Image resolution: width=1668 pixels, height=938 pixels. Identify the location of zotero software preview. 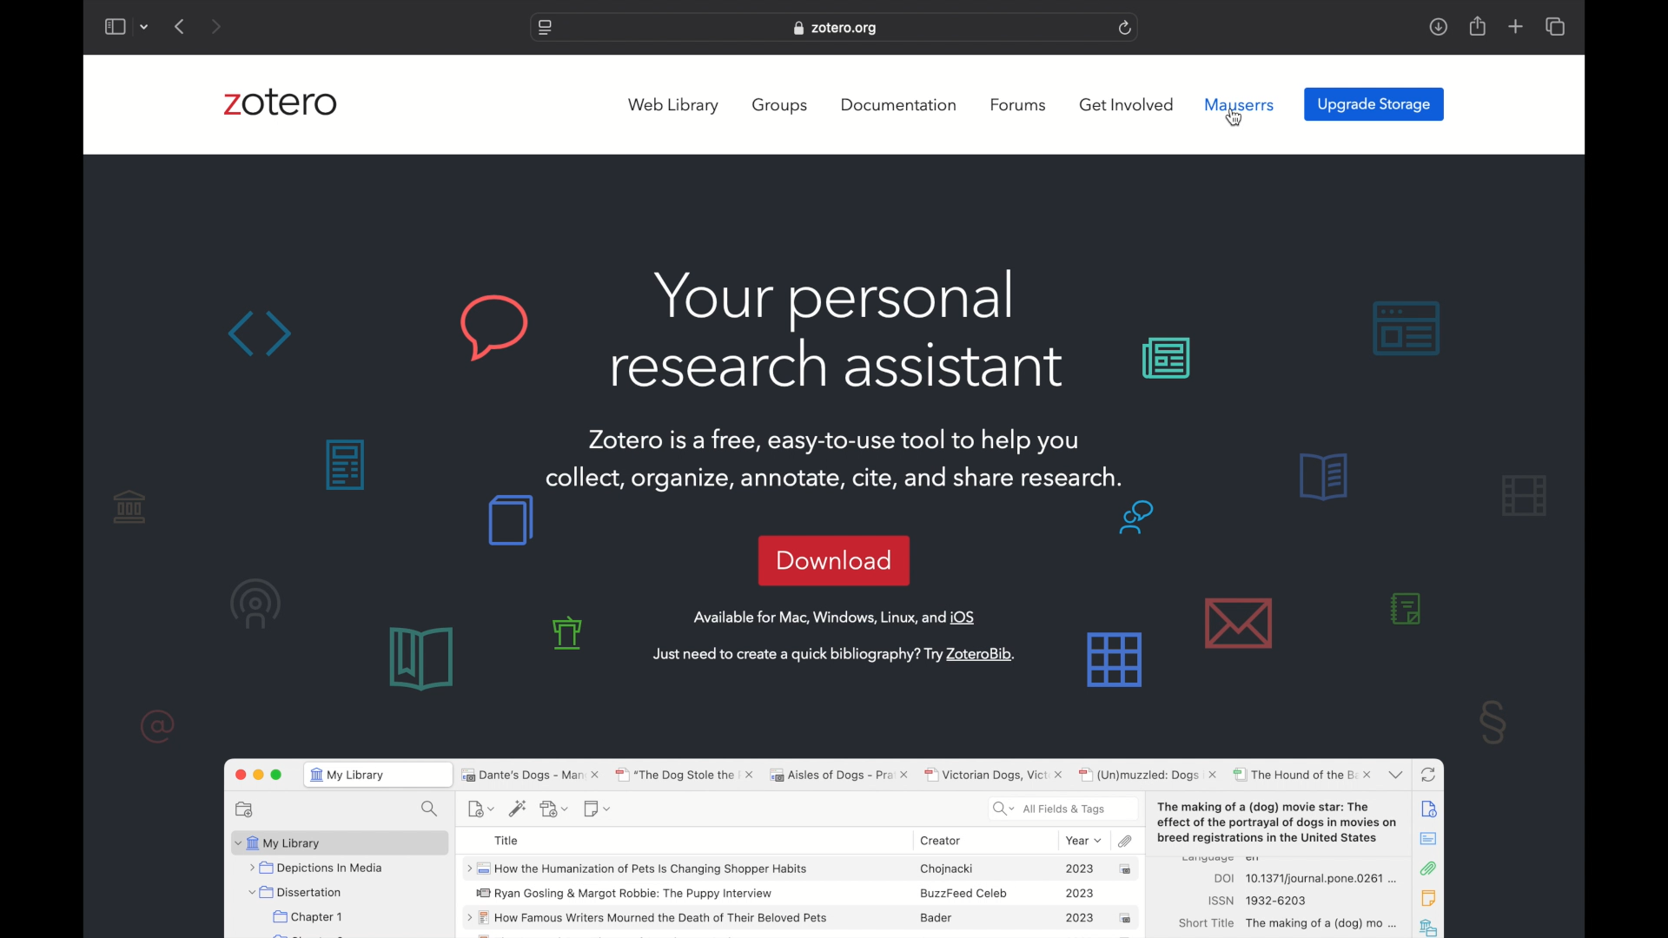
(835, 844).